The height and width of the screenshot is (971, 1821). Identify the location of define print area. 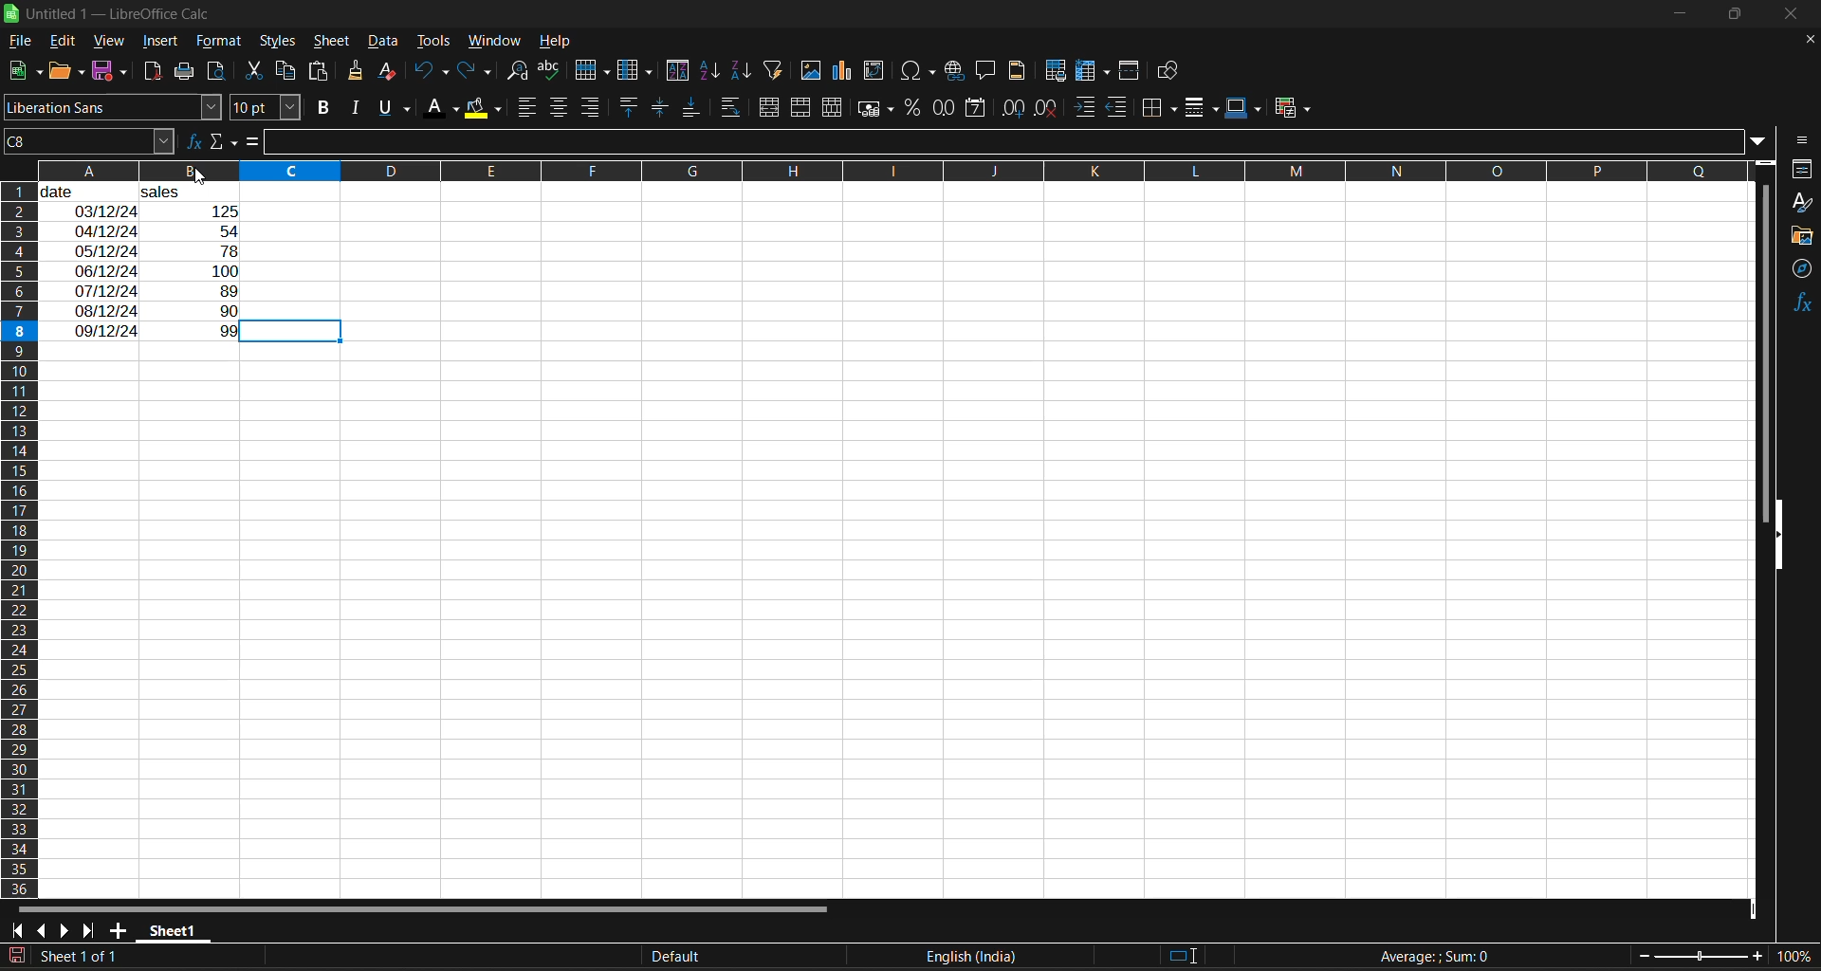
(1059, 72).